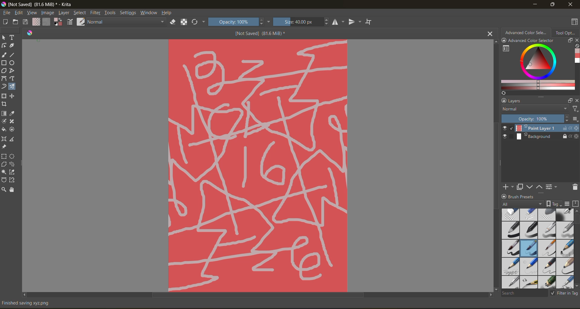 The image size is (580, 309). Describe the element at coordinates (534, 109) in the screenshot. I see `normal` at that location.